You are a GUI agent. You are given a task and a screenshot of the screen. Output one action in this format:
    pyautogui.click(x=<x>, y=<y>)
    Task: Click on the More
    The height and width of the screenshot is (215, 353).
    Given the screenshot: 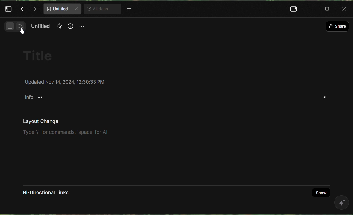 What is the action you would take?
    pyautogui.click(x=129, y=9)
    